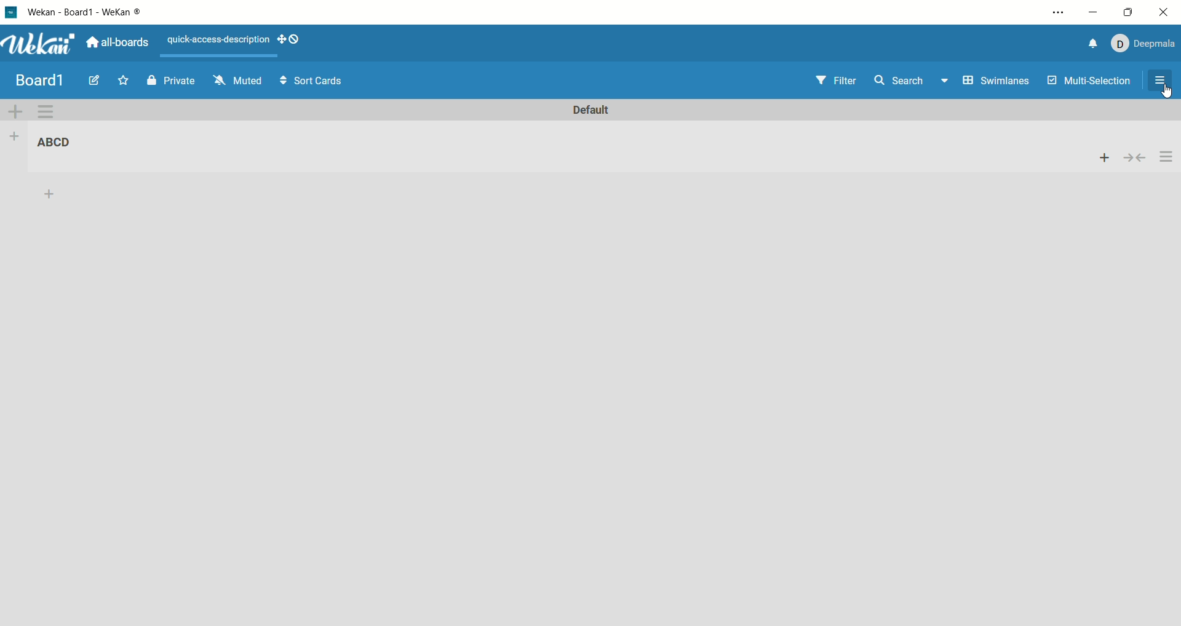 This screenshot has width=1181, height=626. I want to click on settings and options, so click(1059, 13).